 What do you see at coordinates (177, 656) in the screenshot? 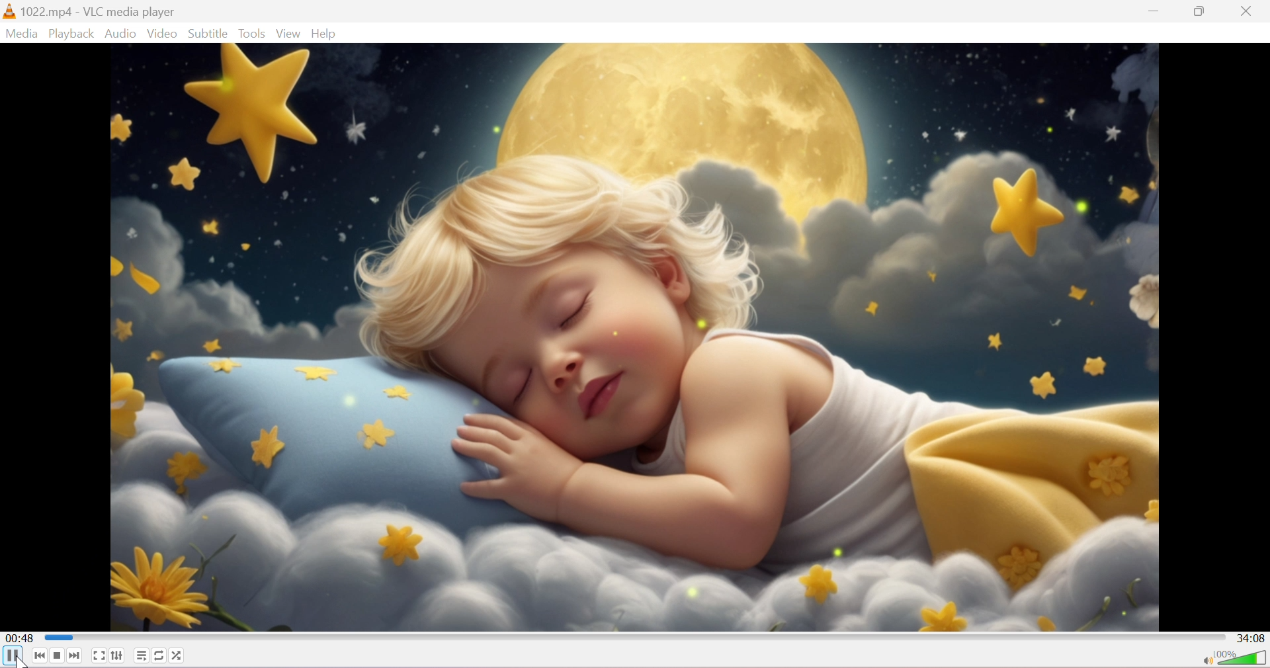
I see `Random` at bounding box center [177, 656].